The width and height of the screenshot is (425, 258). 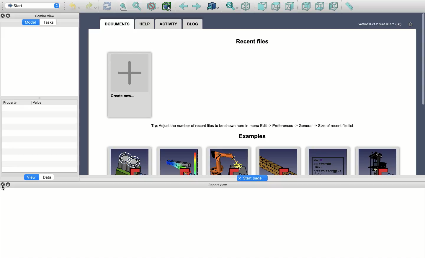 I want to click on Combo view, so click(x=44, y=16).